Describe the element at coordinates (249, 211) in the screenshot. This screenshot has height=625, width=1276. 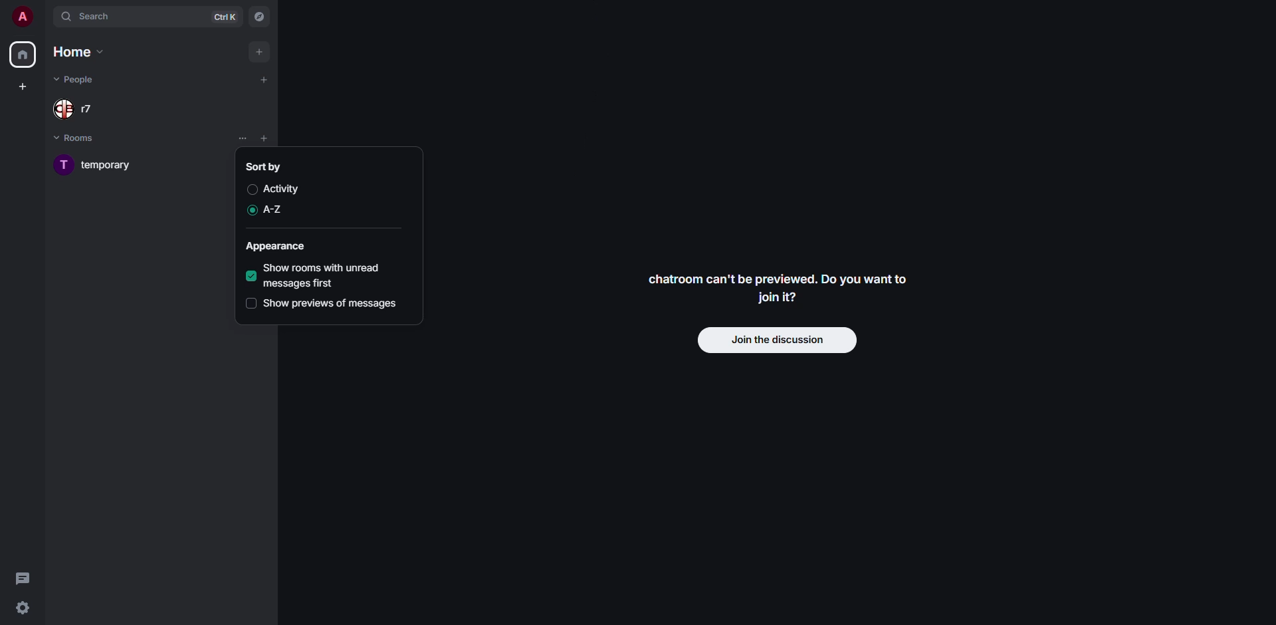
I see `enabled` at that location.